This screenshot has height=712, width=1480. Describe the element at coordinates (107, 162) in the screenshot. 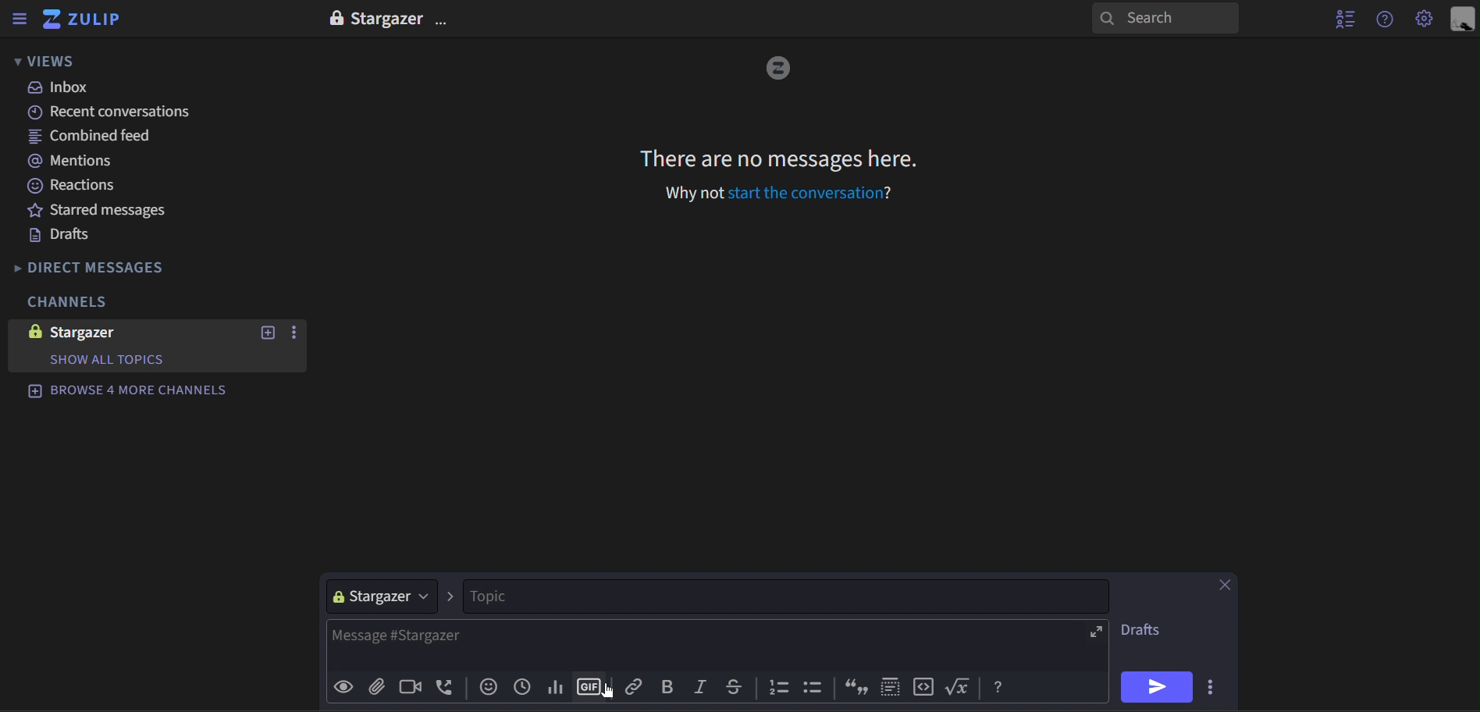

I see `mentions` at that location.